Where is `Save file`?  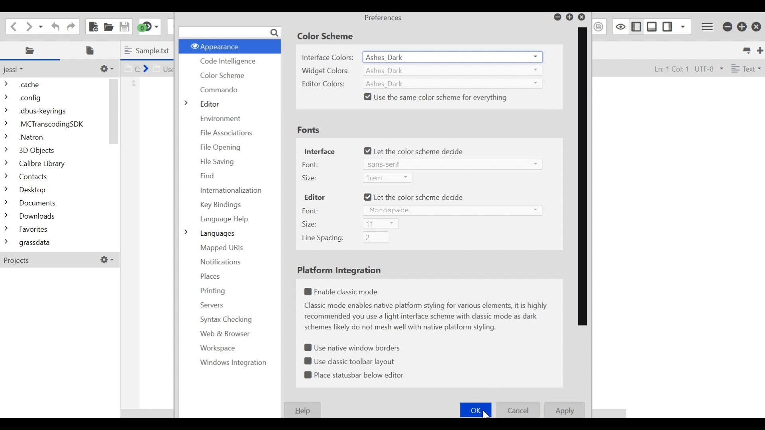 Save file is located at coordinates (124, 26).